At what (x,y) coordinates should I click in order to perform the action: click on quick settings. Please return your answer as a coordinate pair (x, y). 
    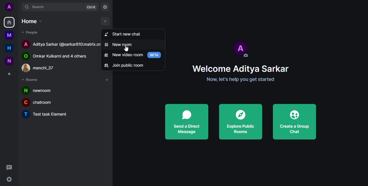
    Looking at the image, I should click on (8, 179).